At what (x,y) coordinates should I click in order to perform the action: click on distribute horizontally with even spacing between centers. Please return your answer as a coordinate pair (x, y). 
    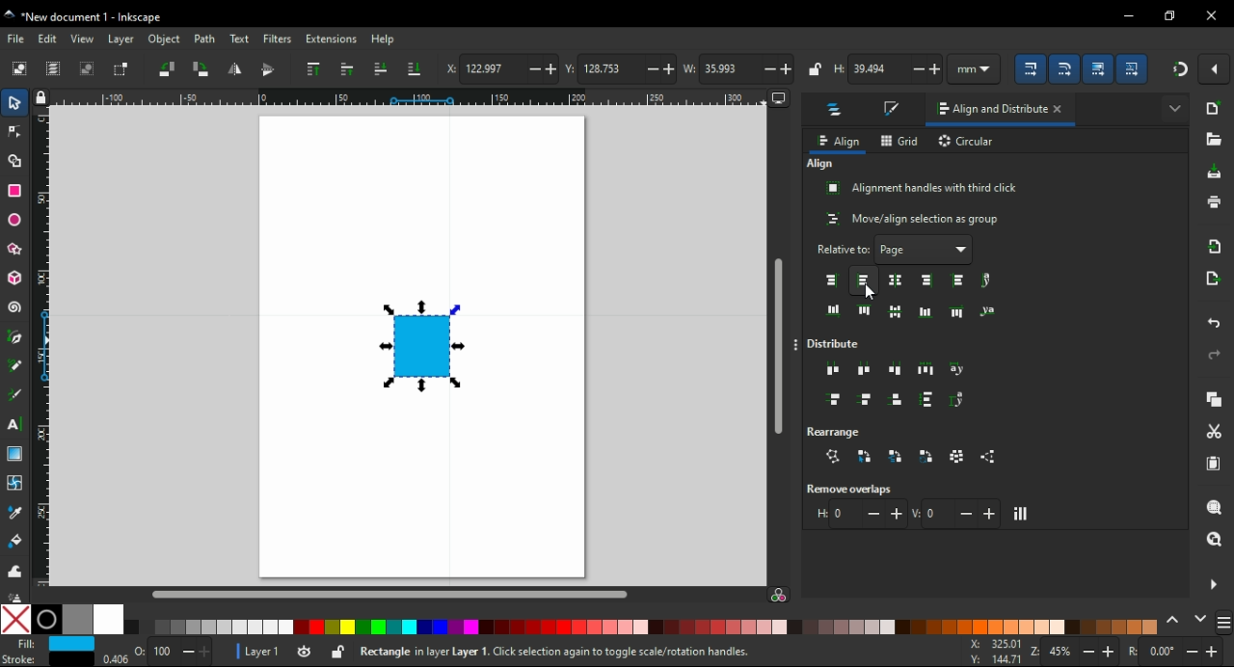
    Looking at the image, I should click on (865, 371).